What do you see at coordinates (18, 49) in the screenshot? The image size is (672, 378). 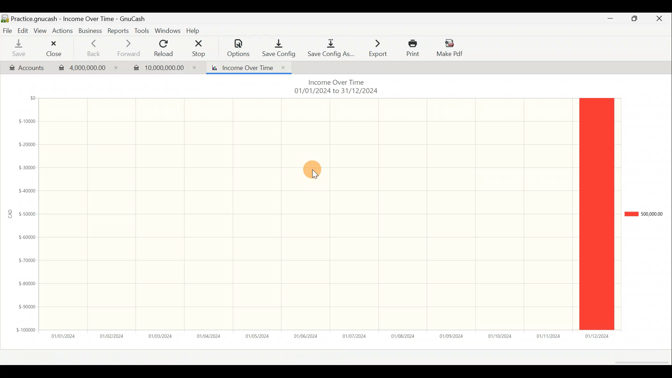 I see `Save` at bounding box center [18, 49].